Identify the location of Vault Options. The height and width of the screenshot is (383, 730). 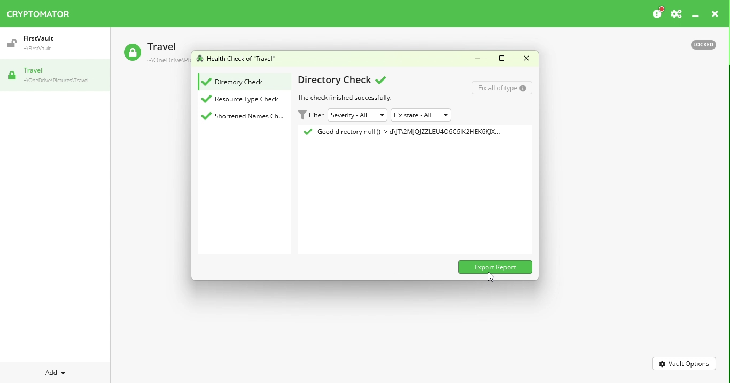
(684, 363).